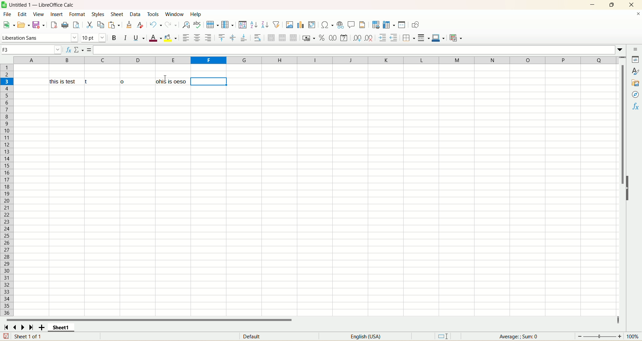  Describe the element at coordinates (17, 326) in the screenshot. I see `scroll to previous sheet` at that location.